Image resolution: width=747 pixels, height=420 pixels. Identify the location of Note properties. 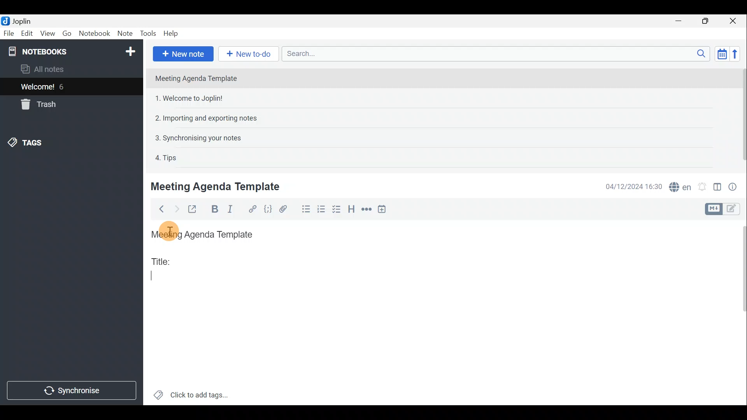
(735, 186).